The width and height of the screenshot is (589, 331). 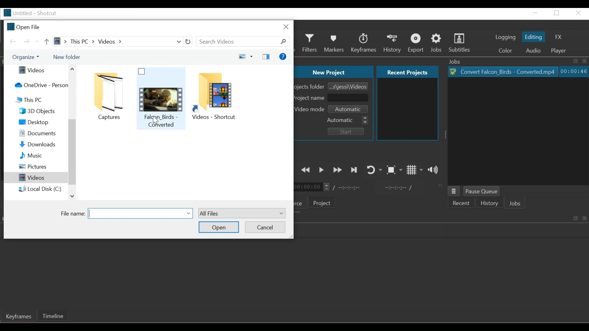 I want to click on Export, so click(x=417, y=44).